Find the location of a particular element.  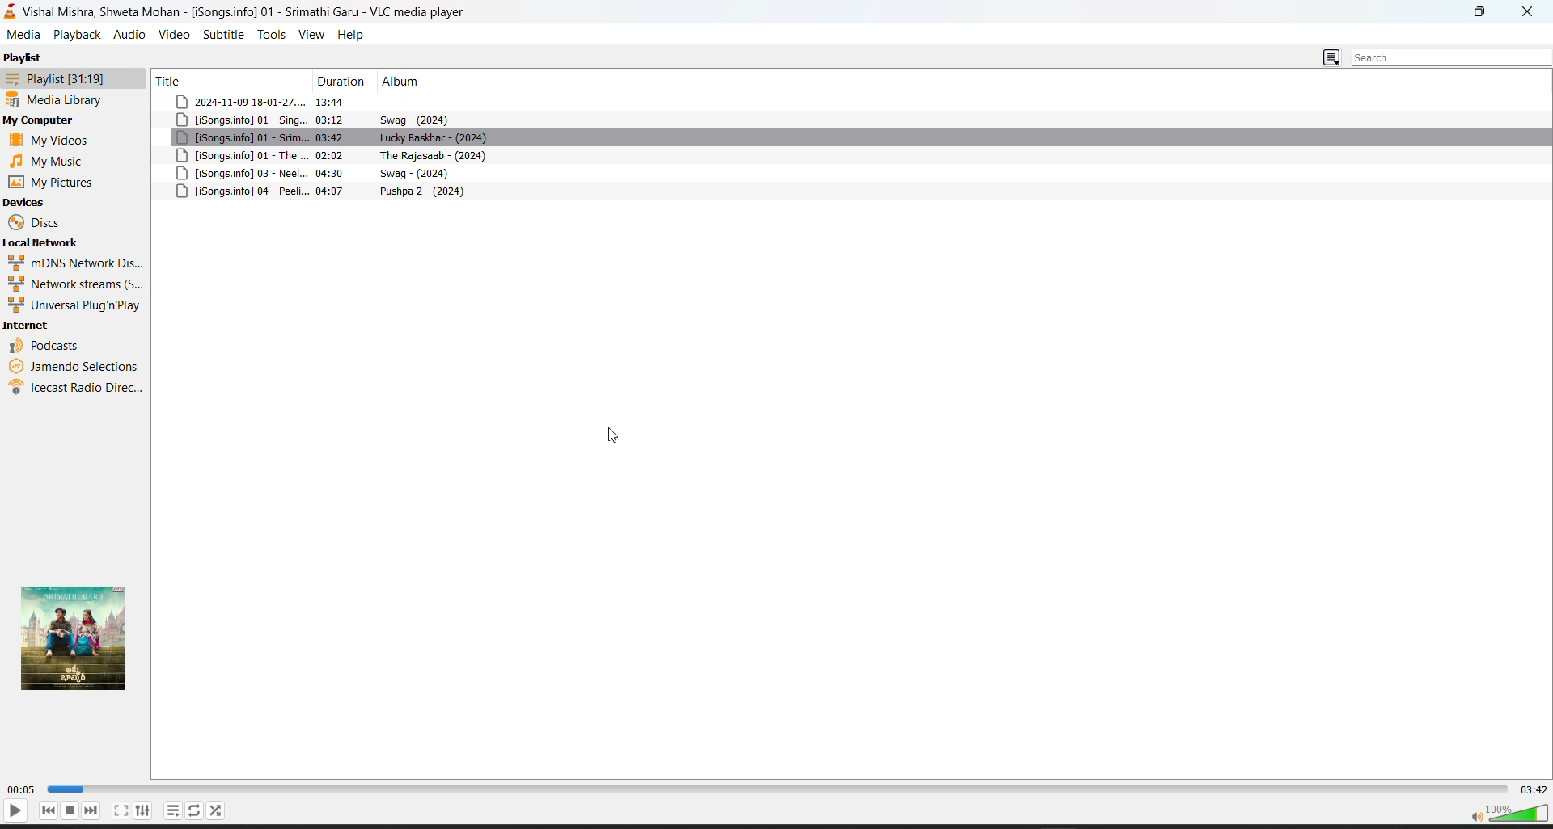

album is located at coordinates (405, 81).